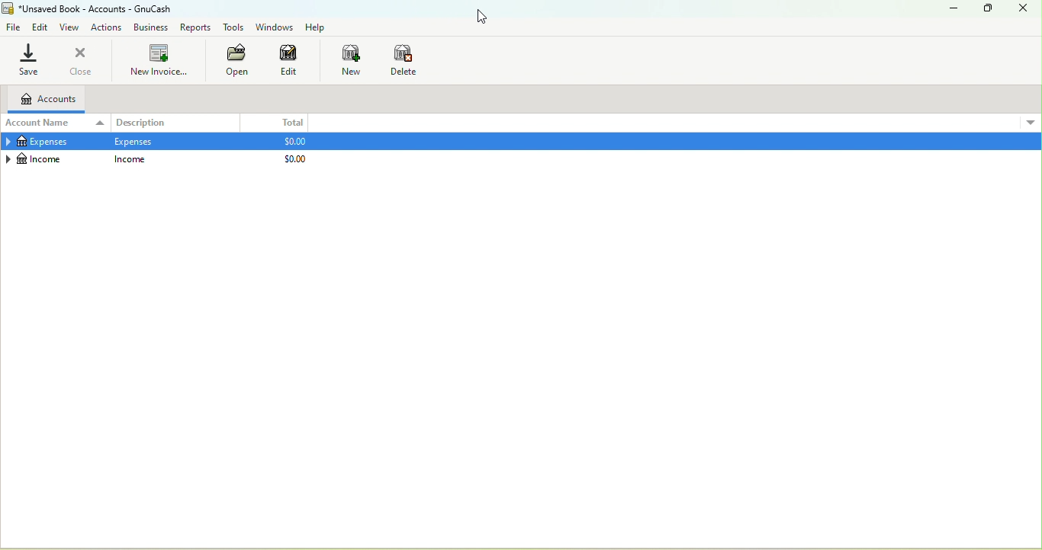  I want to click on account name, so click(56, 124).